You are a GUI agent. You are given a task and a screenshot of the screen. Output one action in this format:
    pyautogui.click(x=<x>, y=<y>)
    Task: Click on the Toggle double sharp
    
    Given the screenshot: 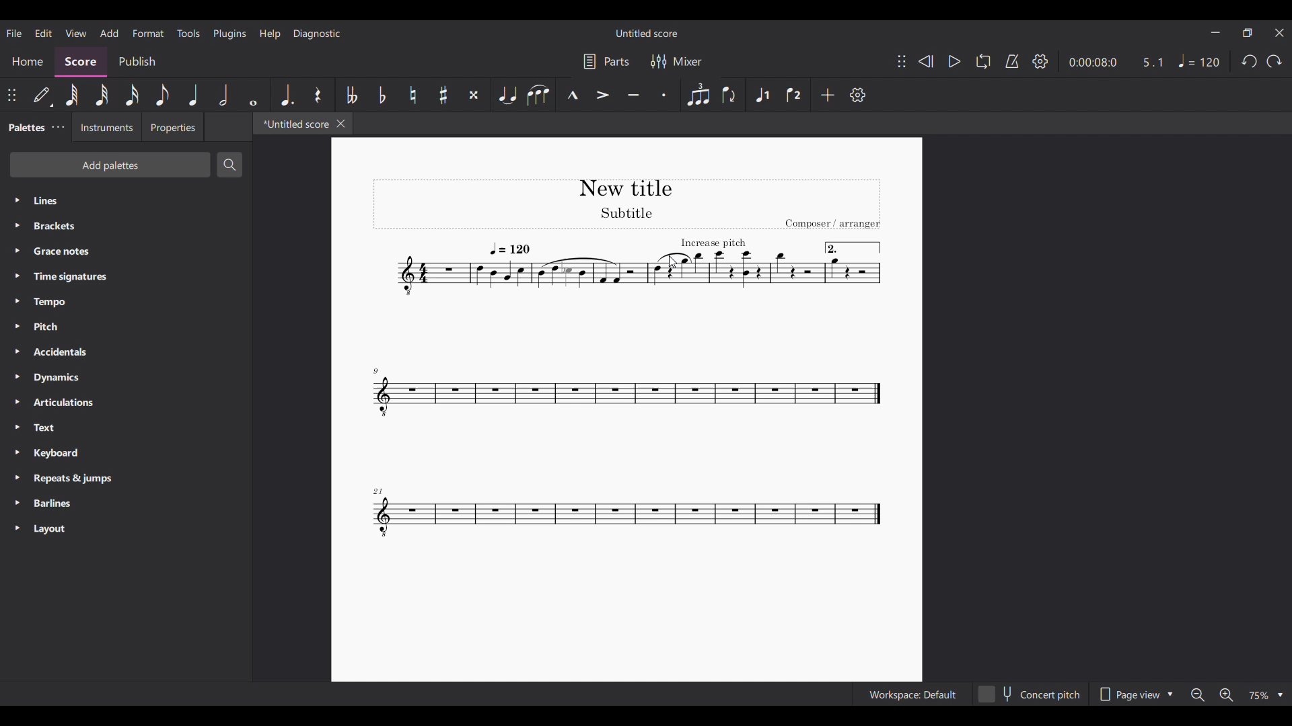 What is the action you would take?
    pyautogui.click(x=474, y=95)
    